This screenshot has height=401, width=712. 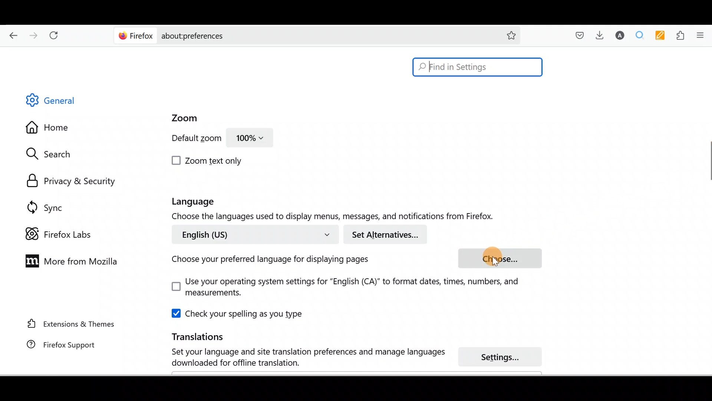 I want to click on Scroll bar, so click(x=707, y=211).